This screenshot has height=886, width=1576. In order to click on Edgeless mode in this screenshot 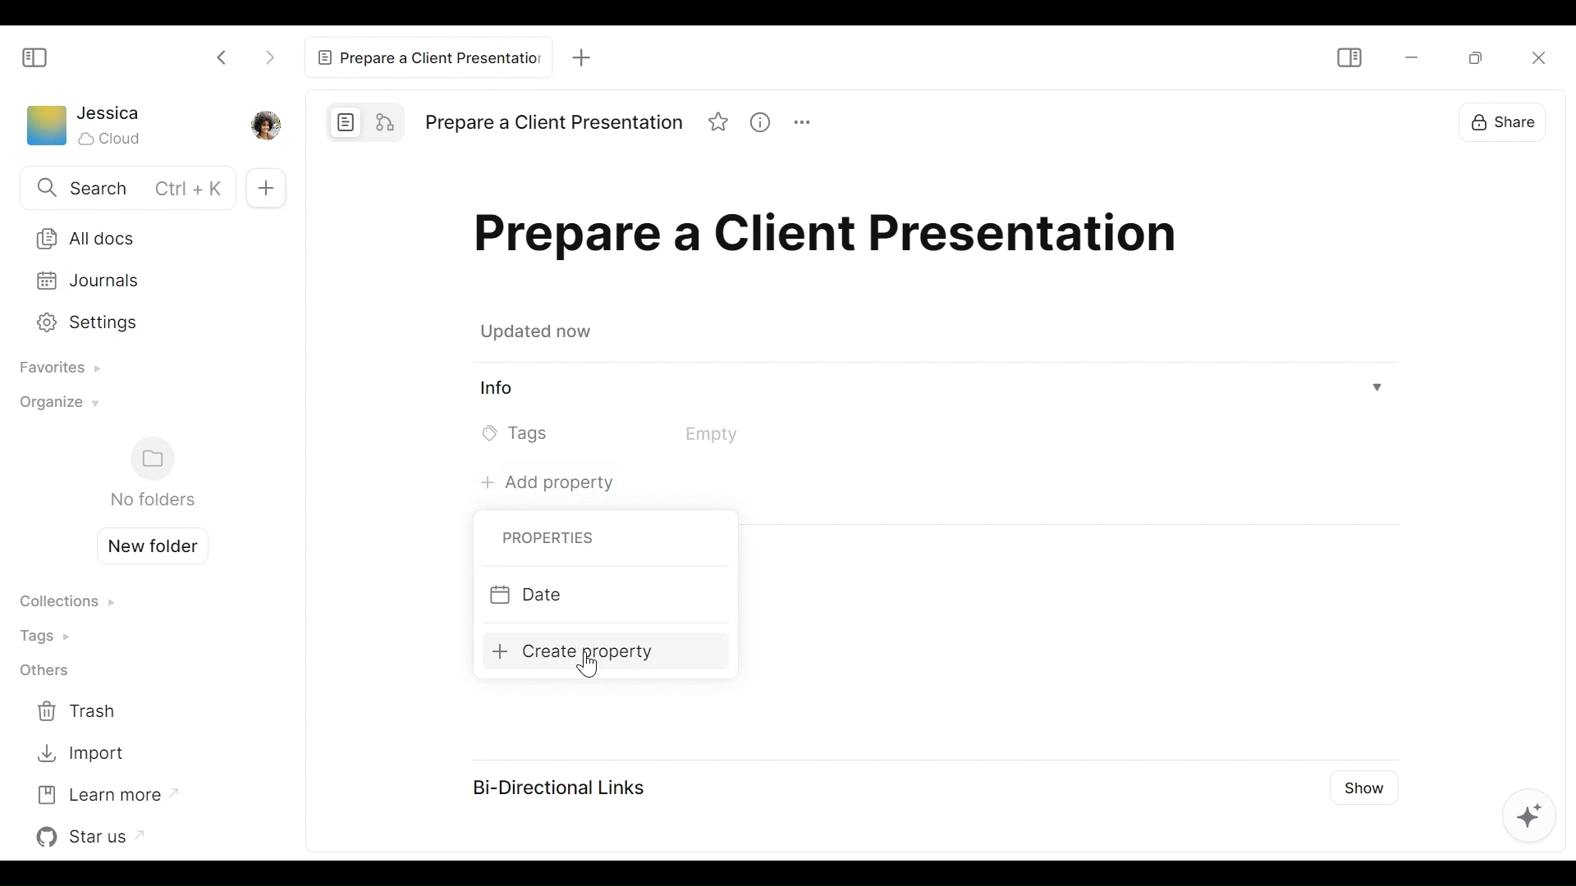, I will do `click(387, 121)`.